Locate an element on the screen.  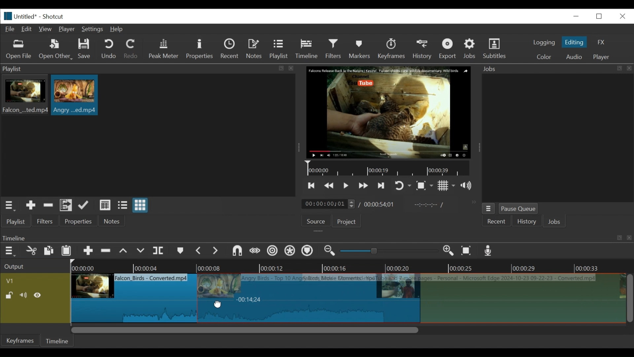
color is located at coordinates (544, 58).